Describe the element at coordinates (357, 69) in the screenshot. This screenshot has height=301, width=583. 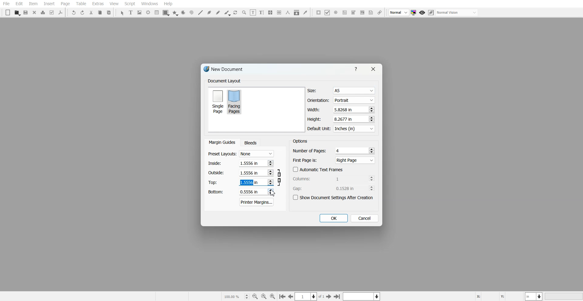
I see `Help` at that location.